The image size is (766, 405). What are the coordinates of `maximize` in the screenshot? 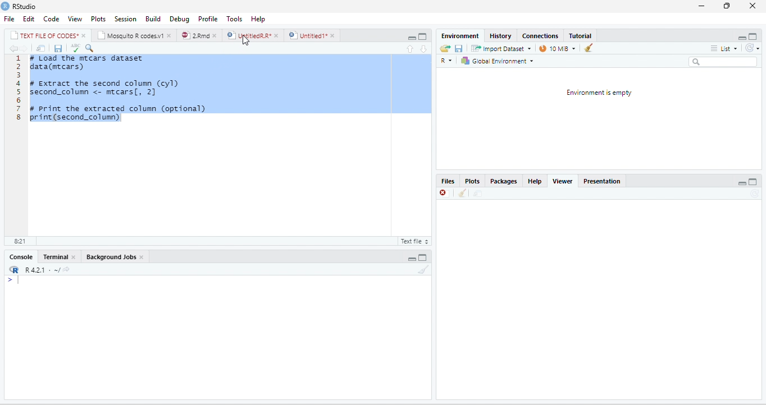 It's located at (413, 36).